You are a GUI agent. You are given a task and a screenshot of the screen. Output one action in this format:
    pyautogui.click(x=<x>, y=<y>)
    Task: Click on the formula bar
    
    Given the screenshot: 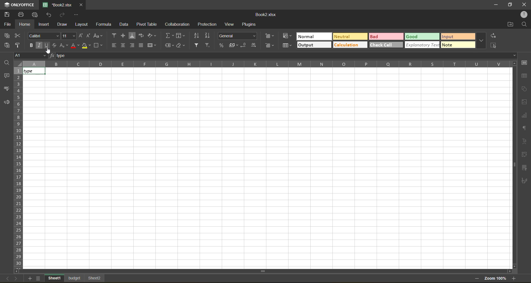 What is the action you would take?
    pyautogui.click(x=283, y=56)
    